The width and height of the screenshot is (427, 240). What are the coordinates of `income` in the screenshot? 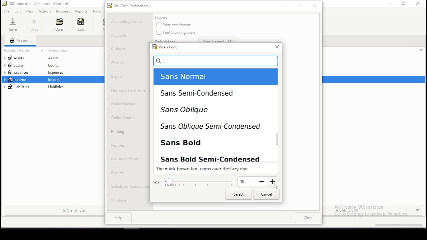 It's located at (18, 79).